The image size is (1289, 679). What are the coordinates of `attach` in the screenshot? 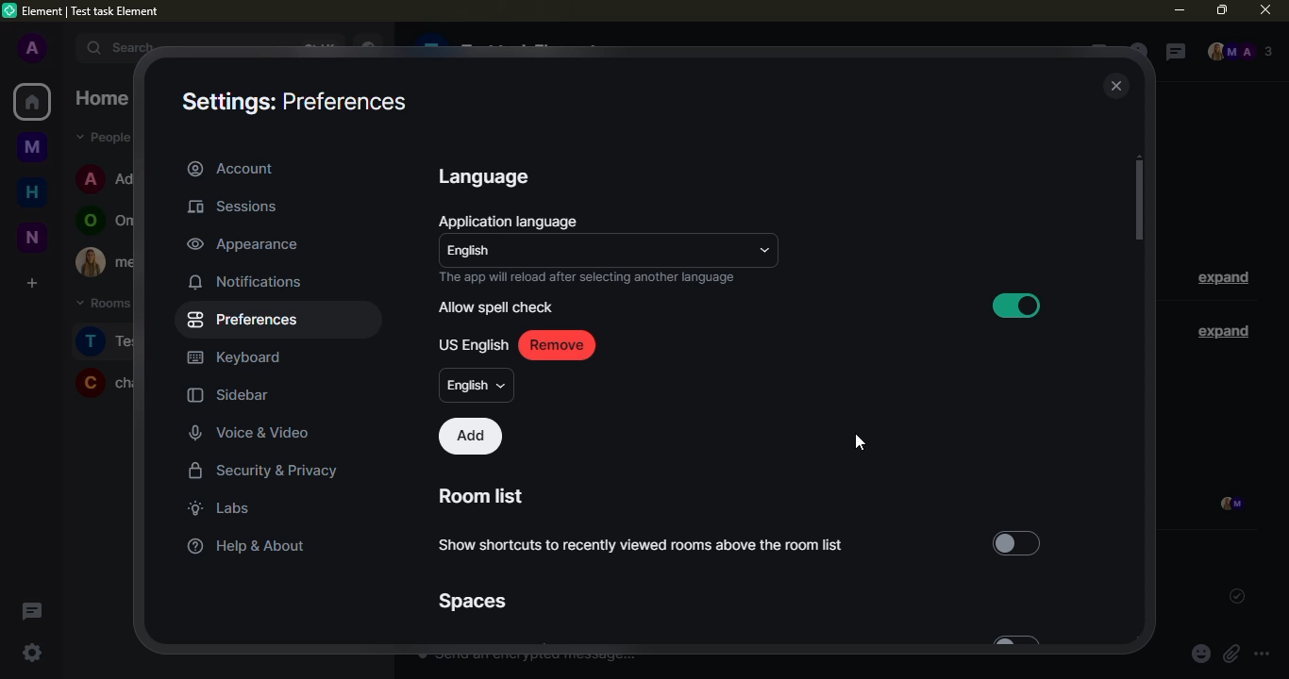 It's located at (1230, 654).